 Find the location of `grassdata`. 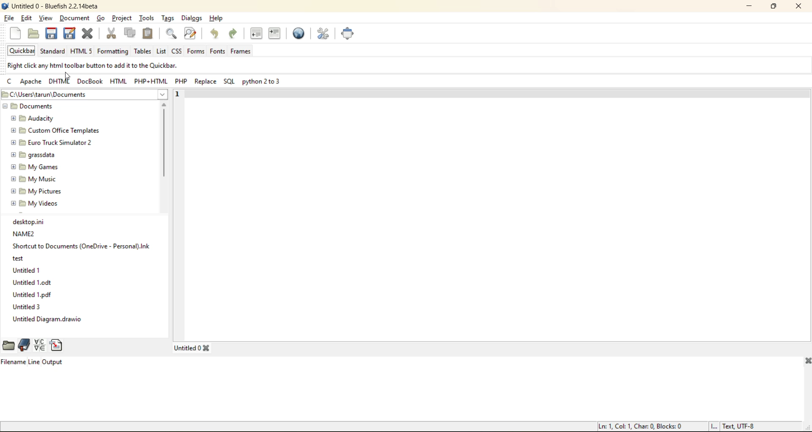

grassdata is located at coordinates (33, 155).